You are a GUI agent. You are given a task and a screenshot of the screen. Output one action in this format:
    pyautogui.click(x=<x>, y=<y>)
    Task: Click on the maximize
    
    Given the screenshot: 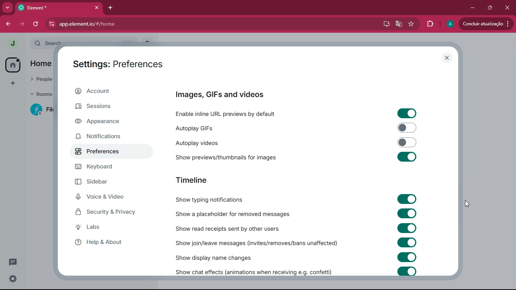 What is the action you would take?
    pyautogui.click(x=490, y=8)
    